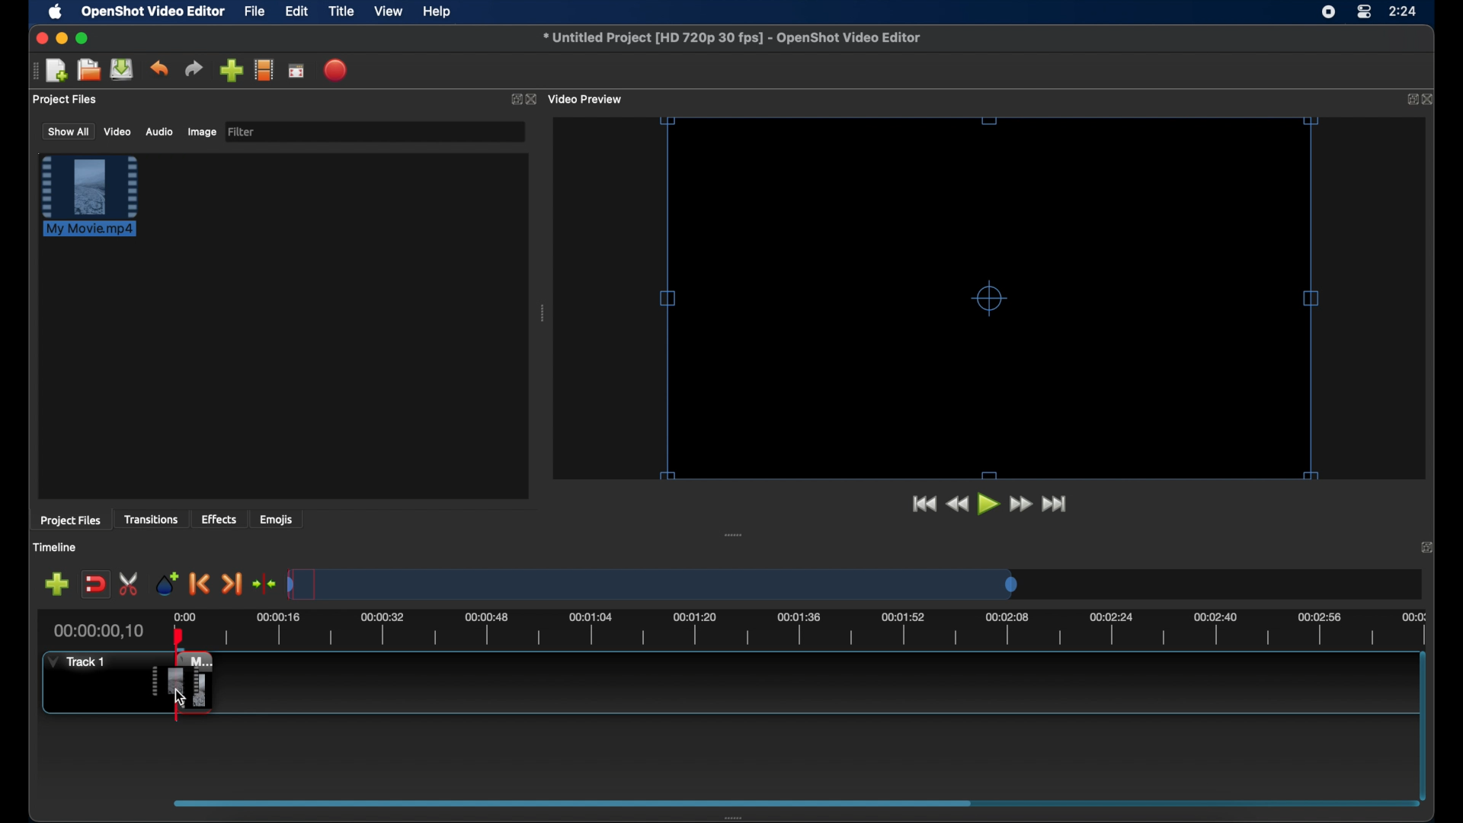  I want to click on resize handles, so click(989, 298).